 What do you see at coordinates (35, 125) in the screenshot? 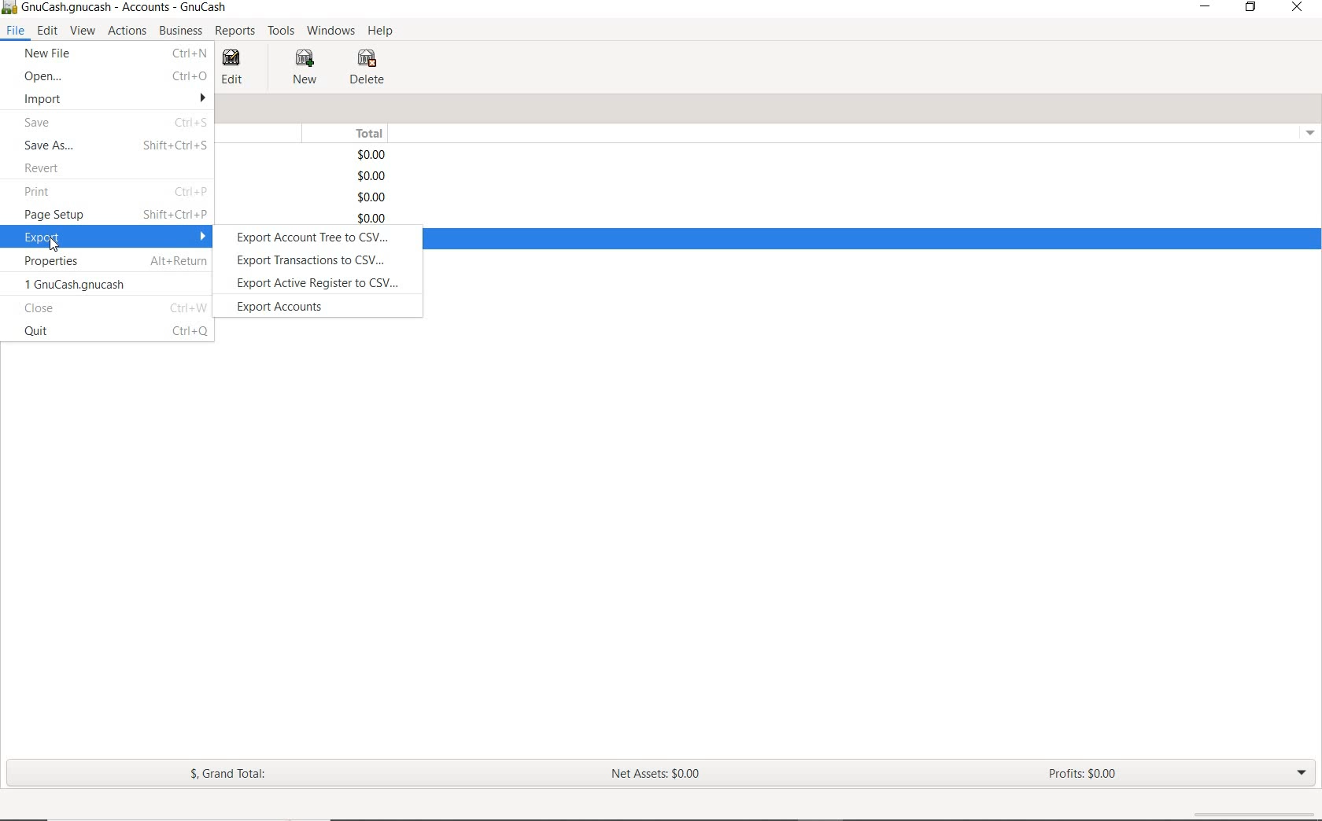
I see `SAVE` at bounding box center [35, 125].